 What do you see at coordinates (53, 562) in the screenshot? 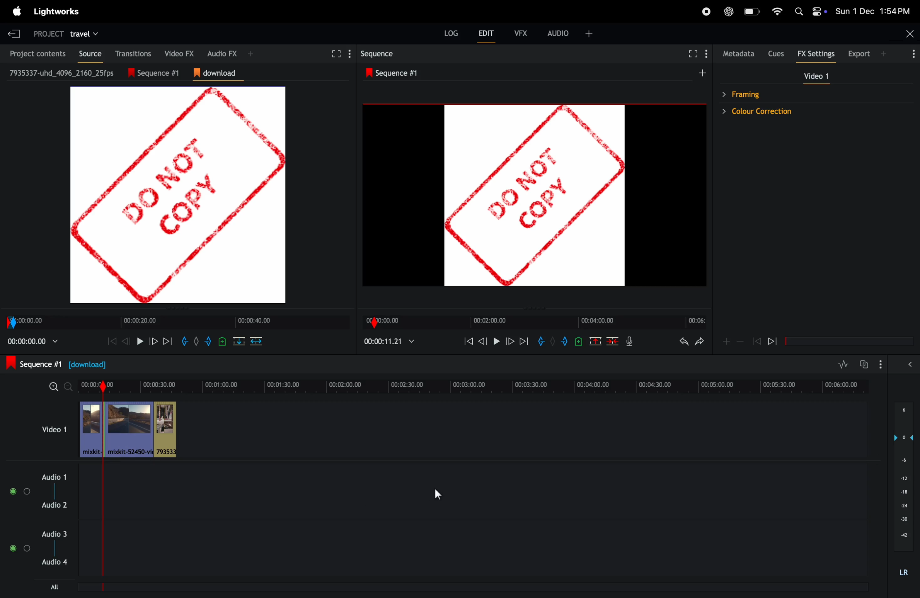
I see `audio 4` at bounding box center [53, 562].